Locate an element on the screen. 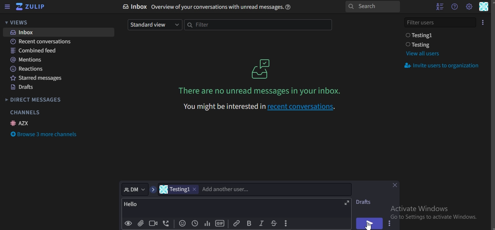 This screenshot has height=230, width=495. recent conversations is located at coordinates (45, 42).